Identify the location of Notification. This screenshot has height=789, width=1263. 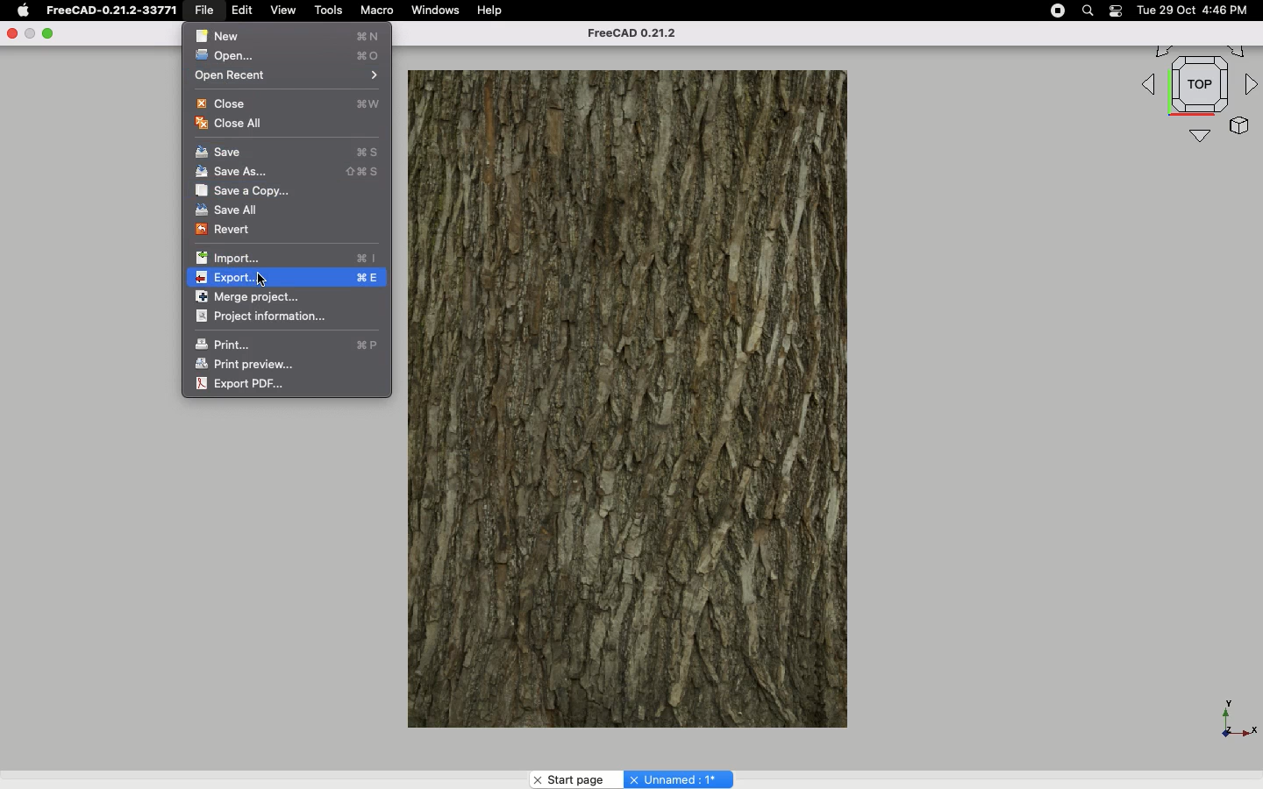
(1116, 11).